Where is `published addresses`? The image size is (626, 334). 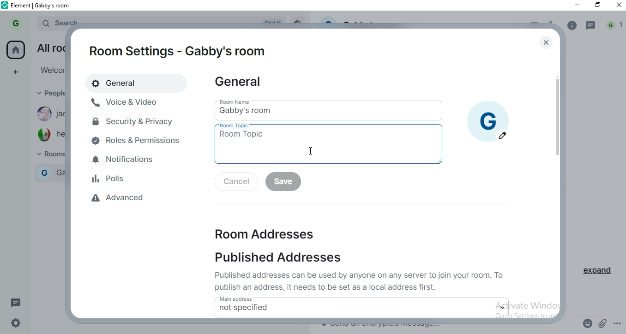
published addresses is located at coordinates (287, 258).